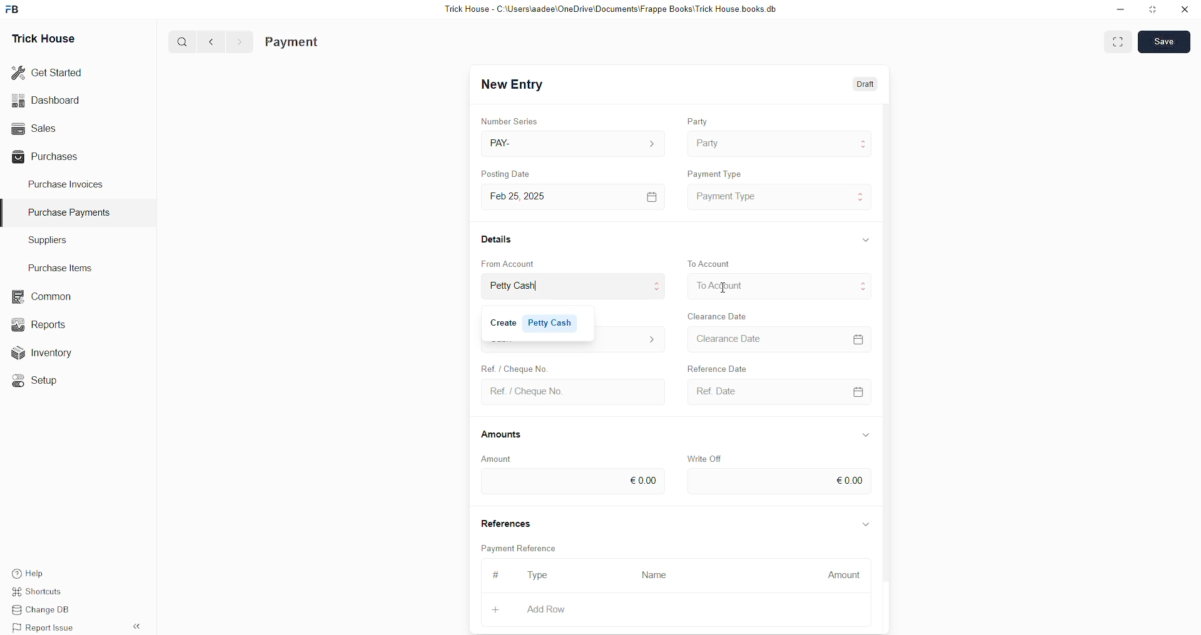 This screenshot has width=1201, height=635. Describe the element at coordinates (547, 609) in the screenshot. I see `Add Row` at that location.